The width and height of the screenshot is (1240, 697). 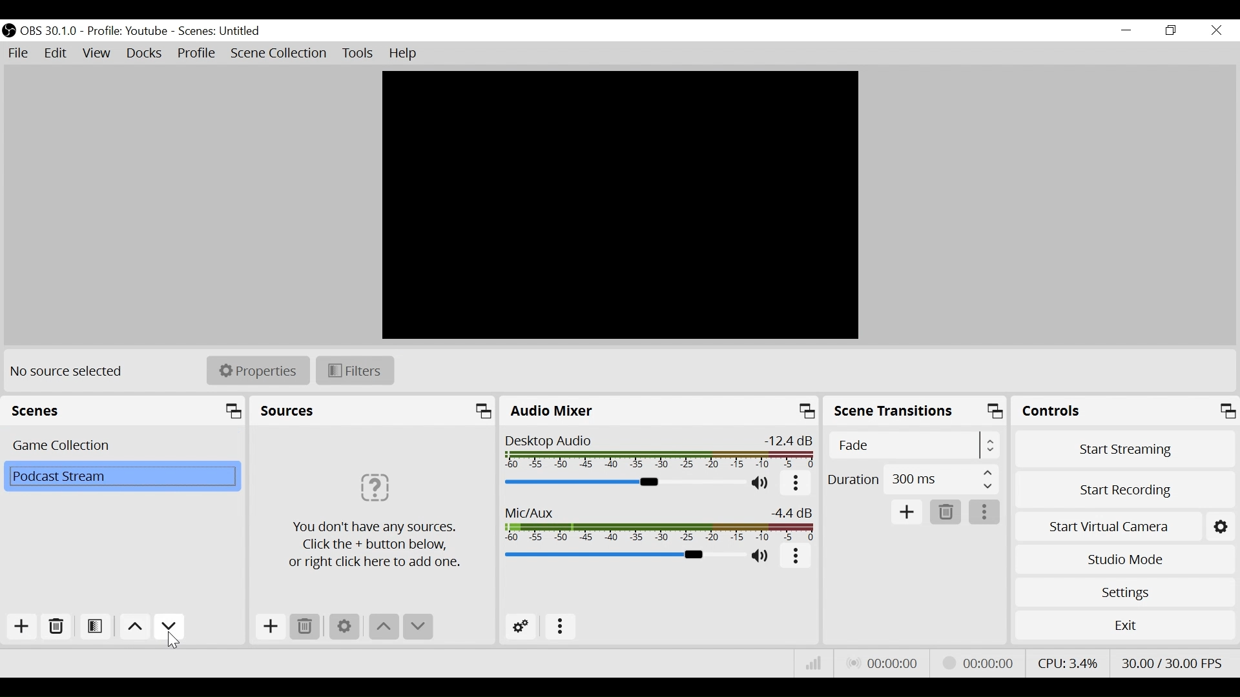 I want to click on Setting, so click(x=1221, y=524).